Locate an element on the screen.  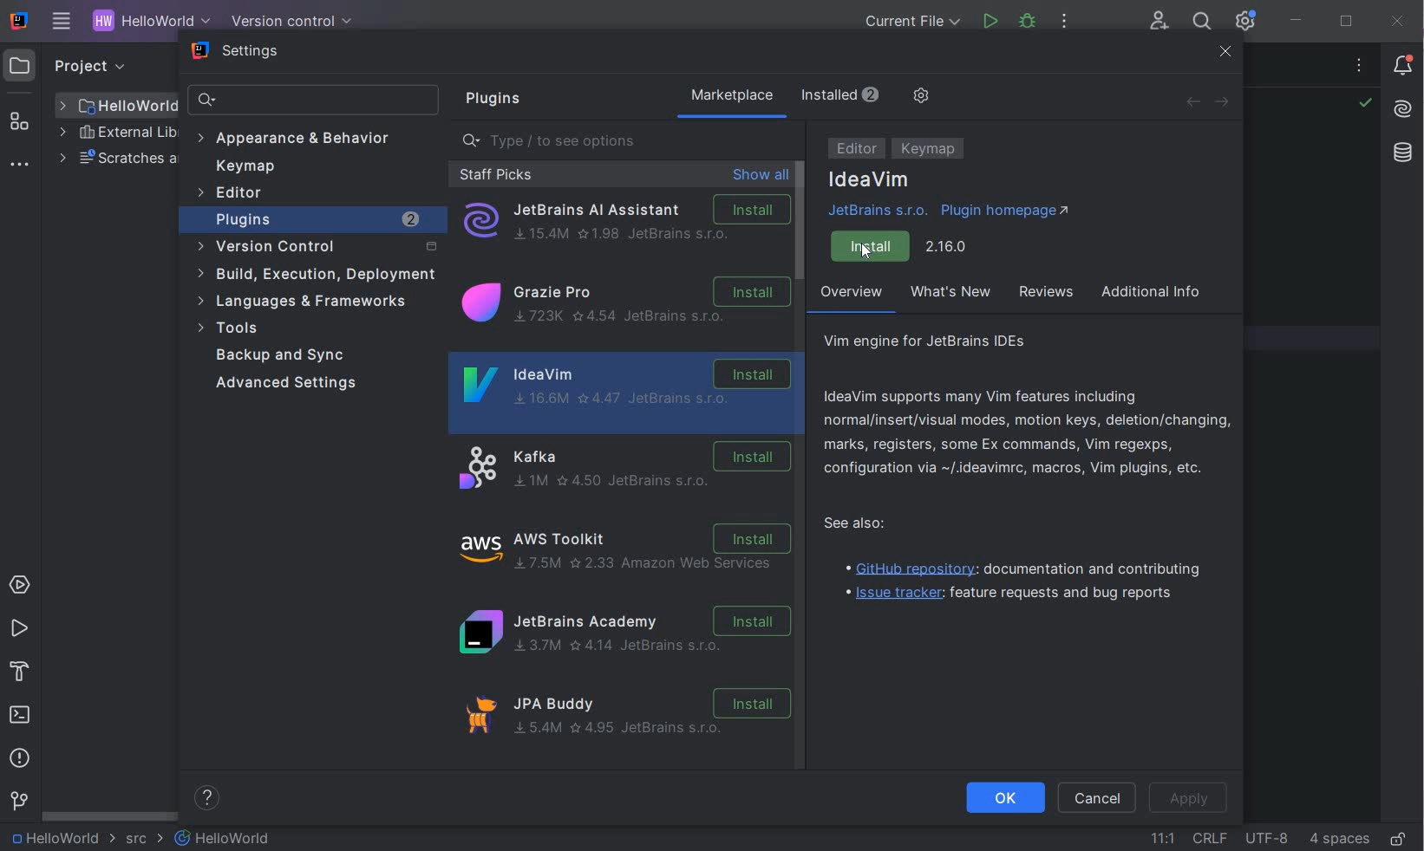
MAKE FILE READY ONLY is located at coordinates (1398, 840).